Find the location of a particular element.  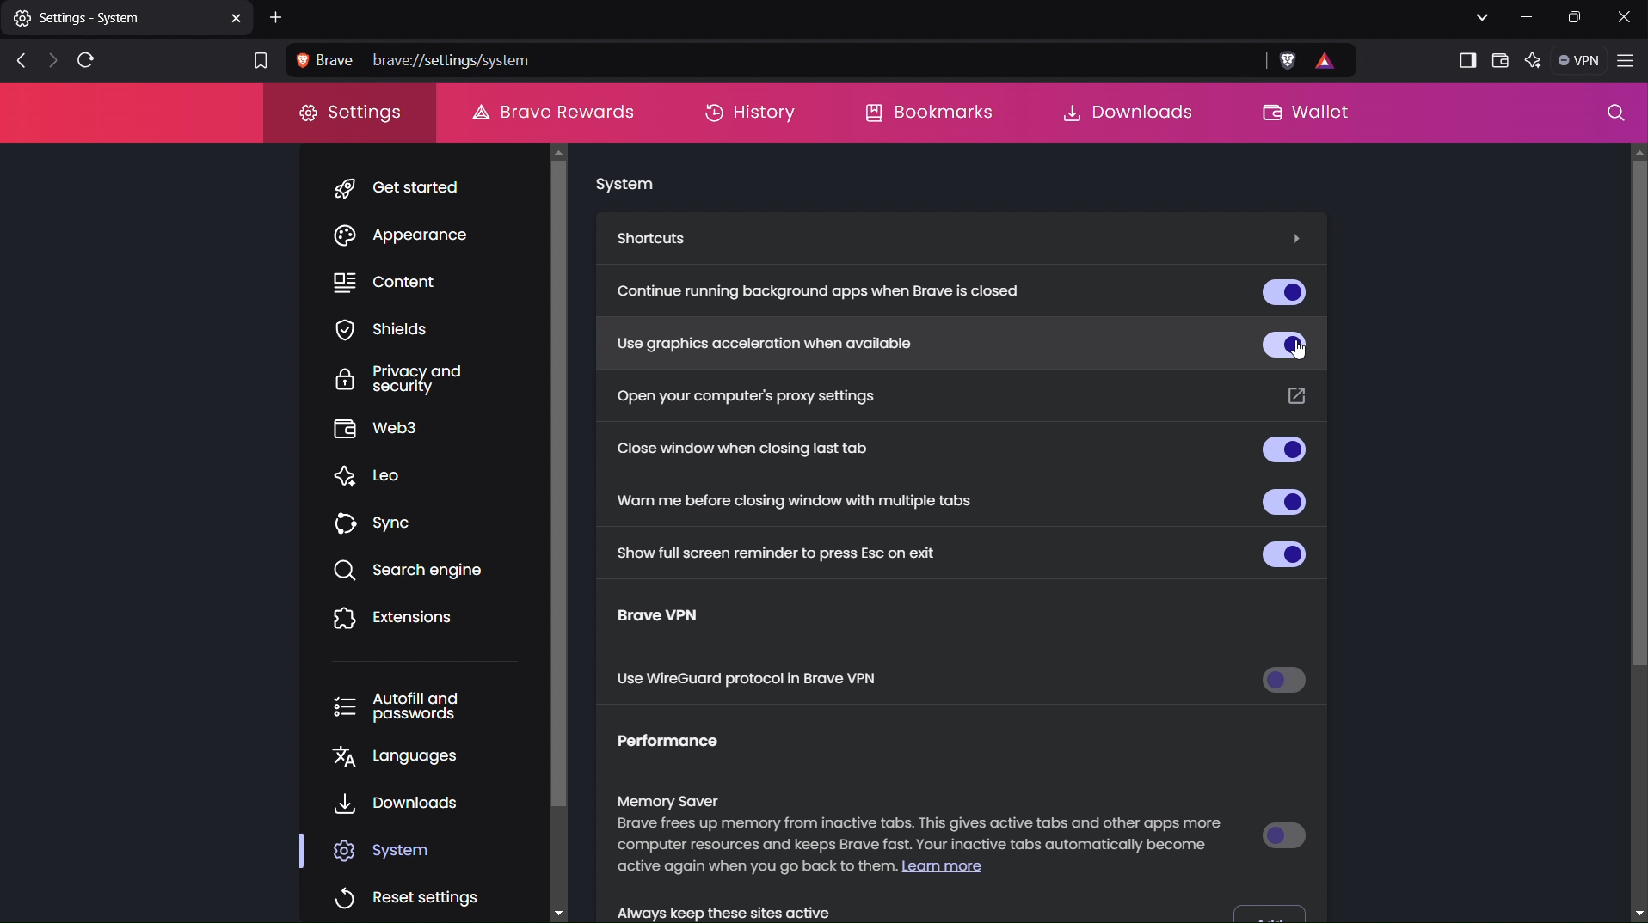

Web3 is located at coordinates (404, 431).